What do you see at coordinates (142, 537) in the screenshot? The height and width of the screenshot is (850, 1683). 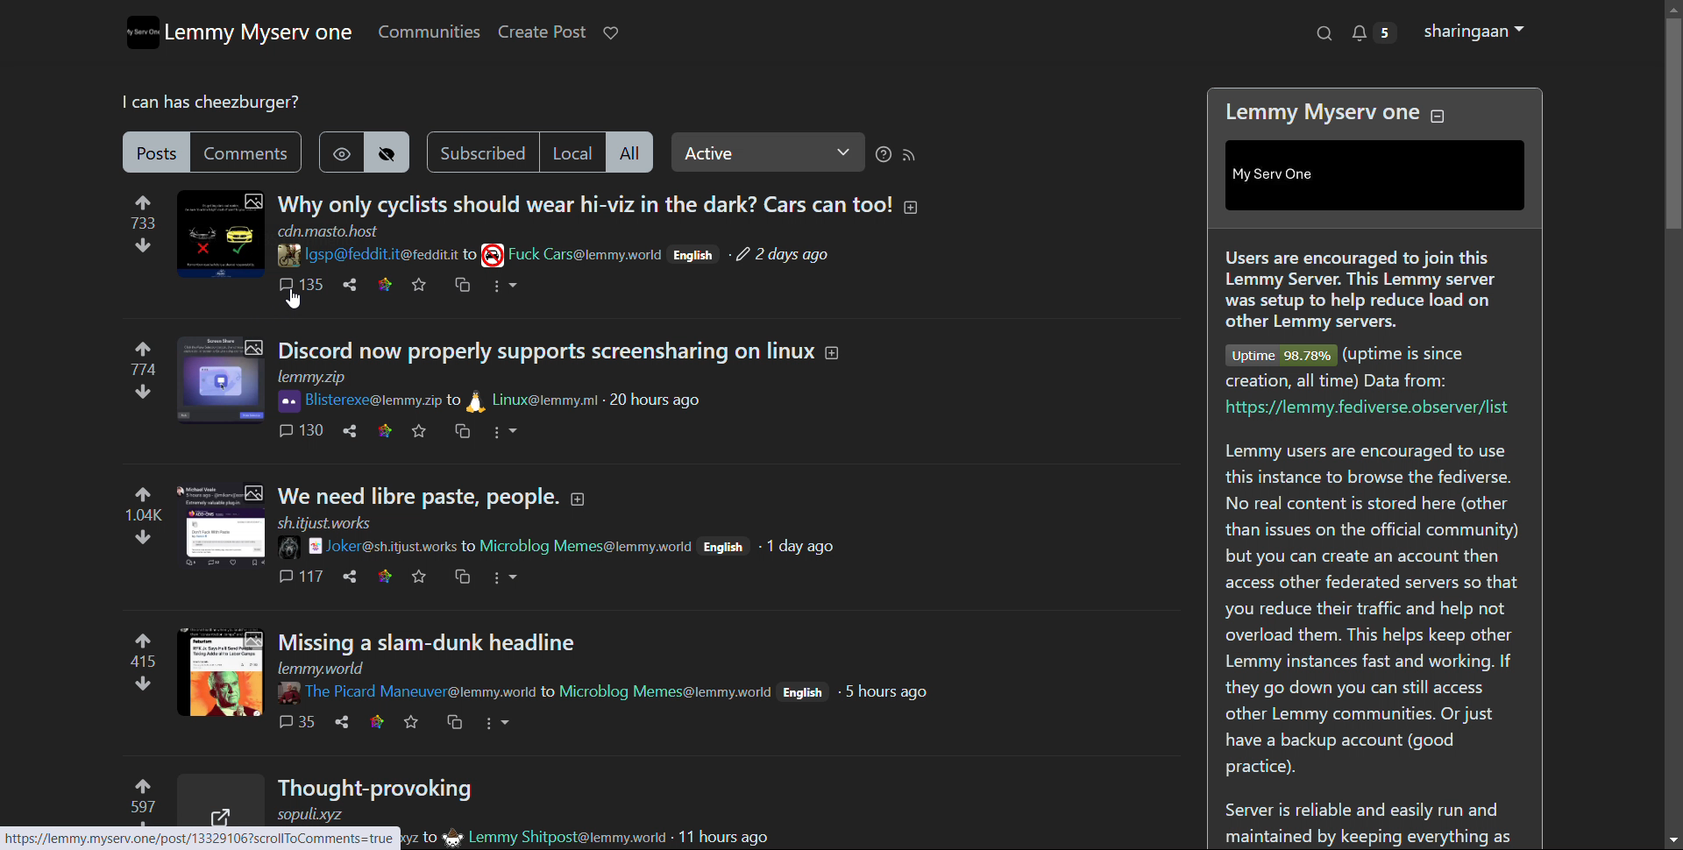 I see `downvote` at bounding box center [142, 537].